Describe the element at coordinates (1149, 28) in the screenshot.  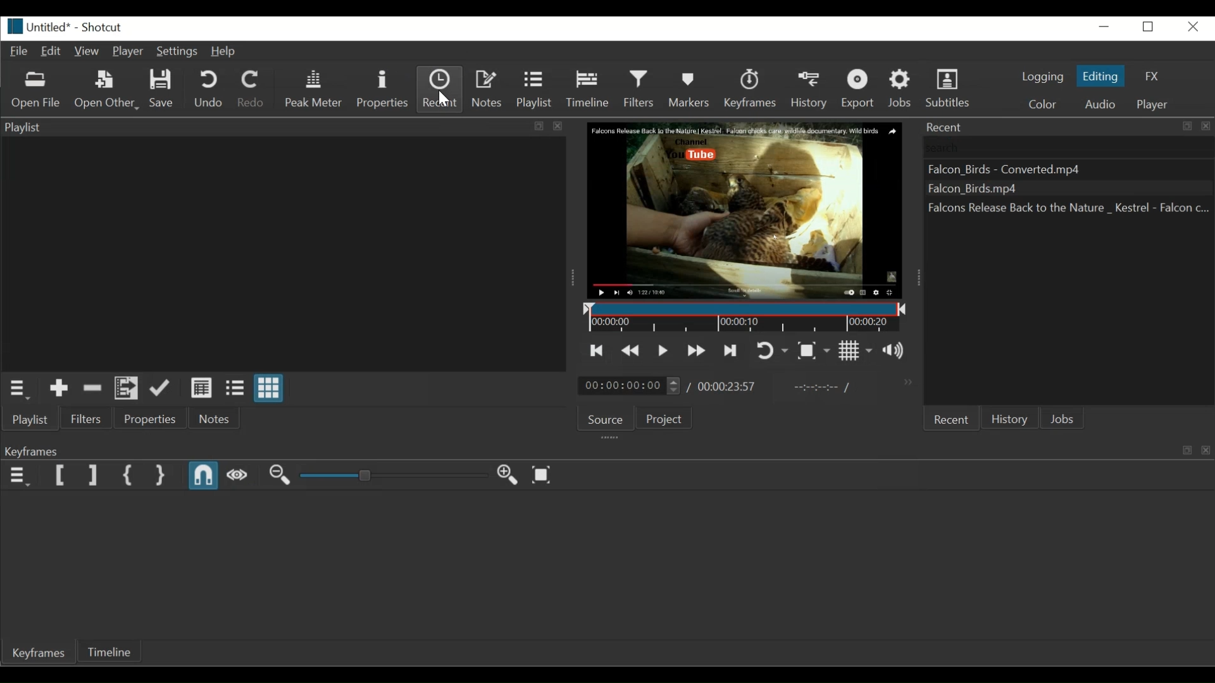
I see `Restore` at that location.